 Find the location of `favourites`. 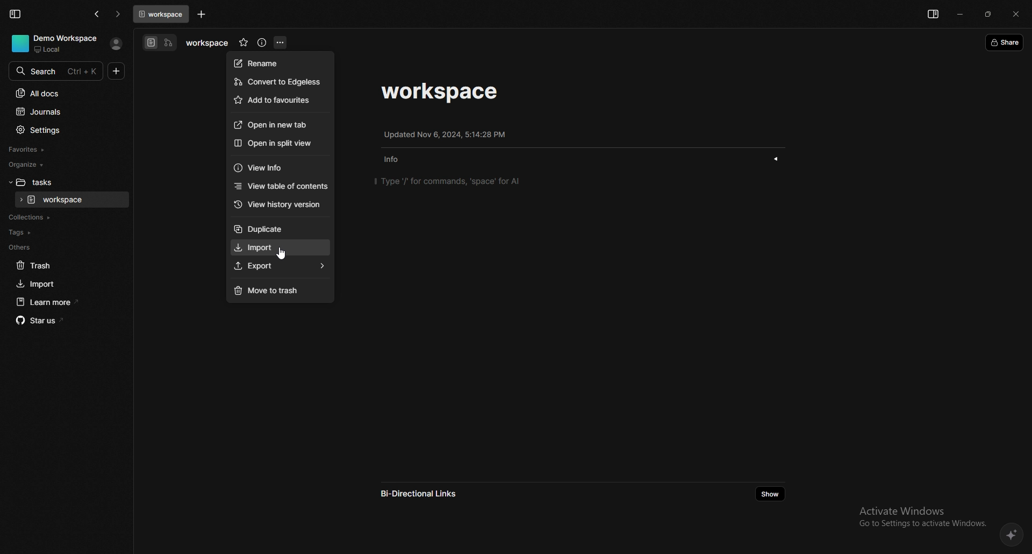

favourites is located at coordinates (59, 150).